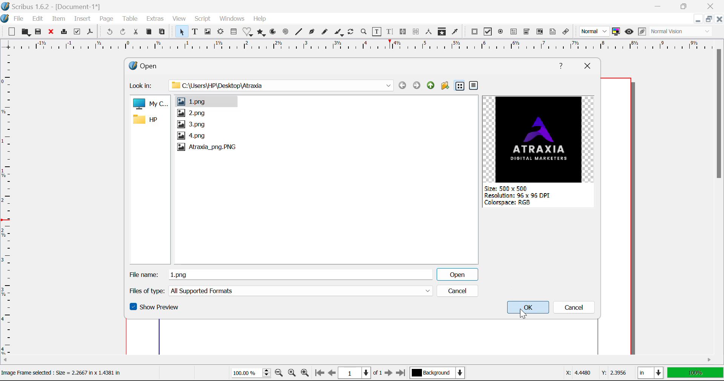 This screenshot has width=724, height=381. What do you see at coordinates (299, 32) in the screenshot?
I see `Line` at bounding box center [299, 32].